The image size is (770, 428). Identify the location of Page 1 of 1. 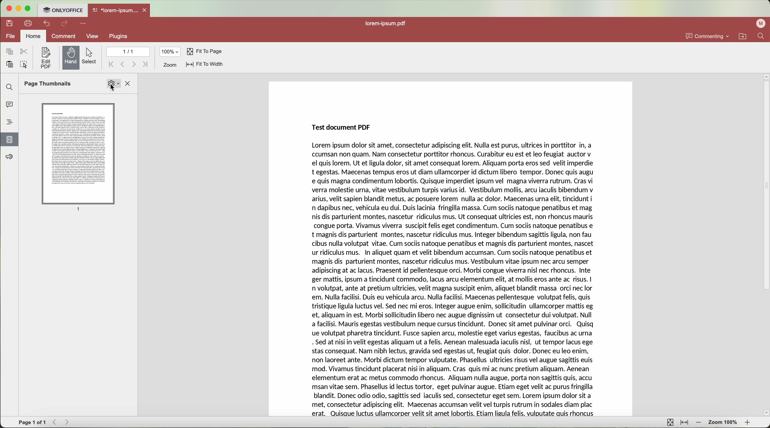
(32, 422).